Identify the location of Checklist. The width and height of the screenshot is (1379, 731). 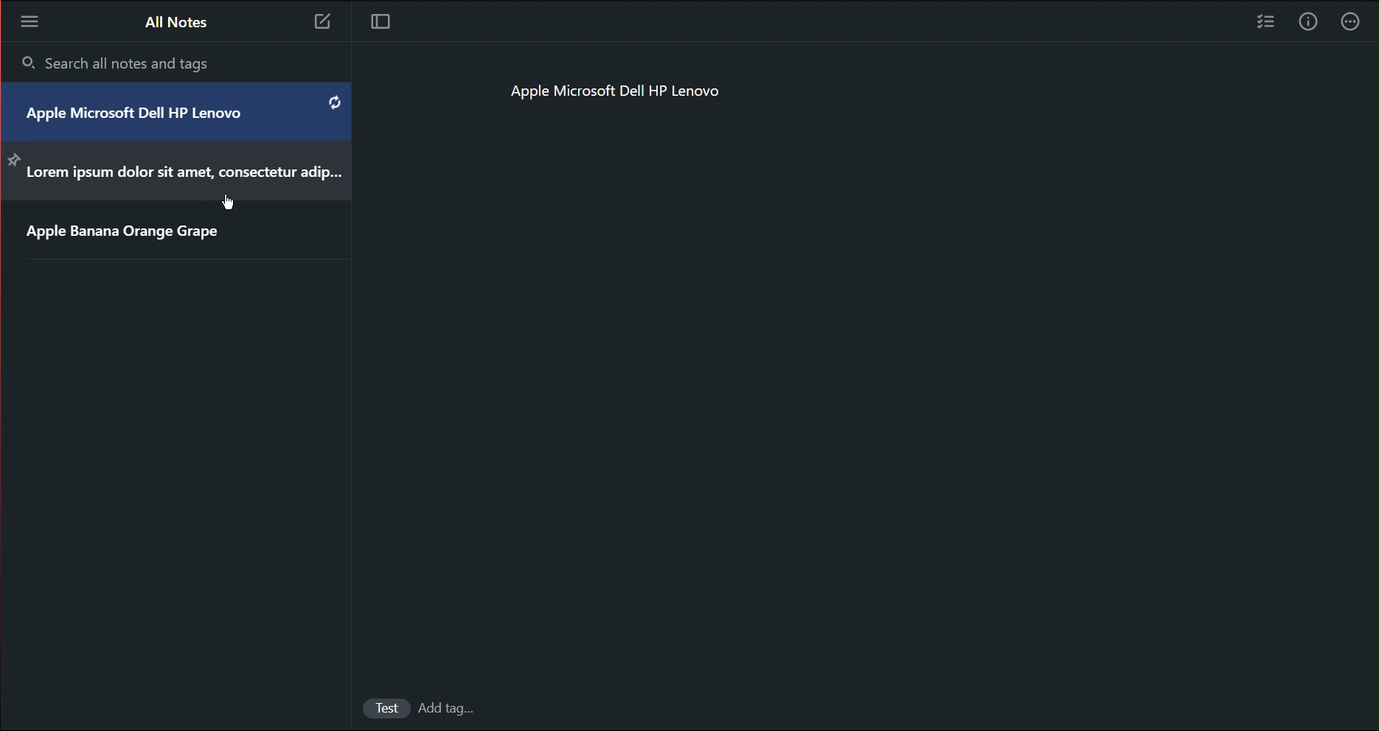
(1264, 24).